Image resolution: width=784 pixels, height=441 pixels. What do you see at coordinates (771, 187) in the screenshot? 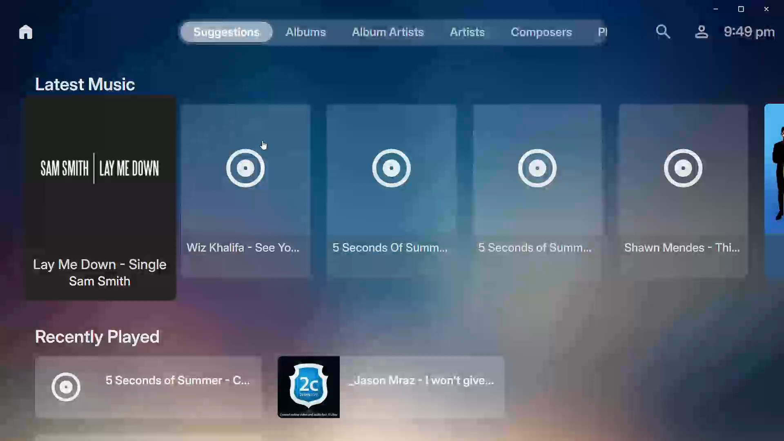
I see `Poster` at bounding box center [771, 187].